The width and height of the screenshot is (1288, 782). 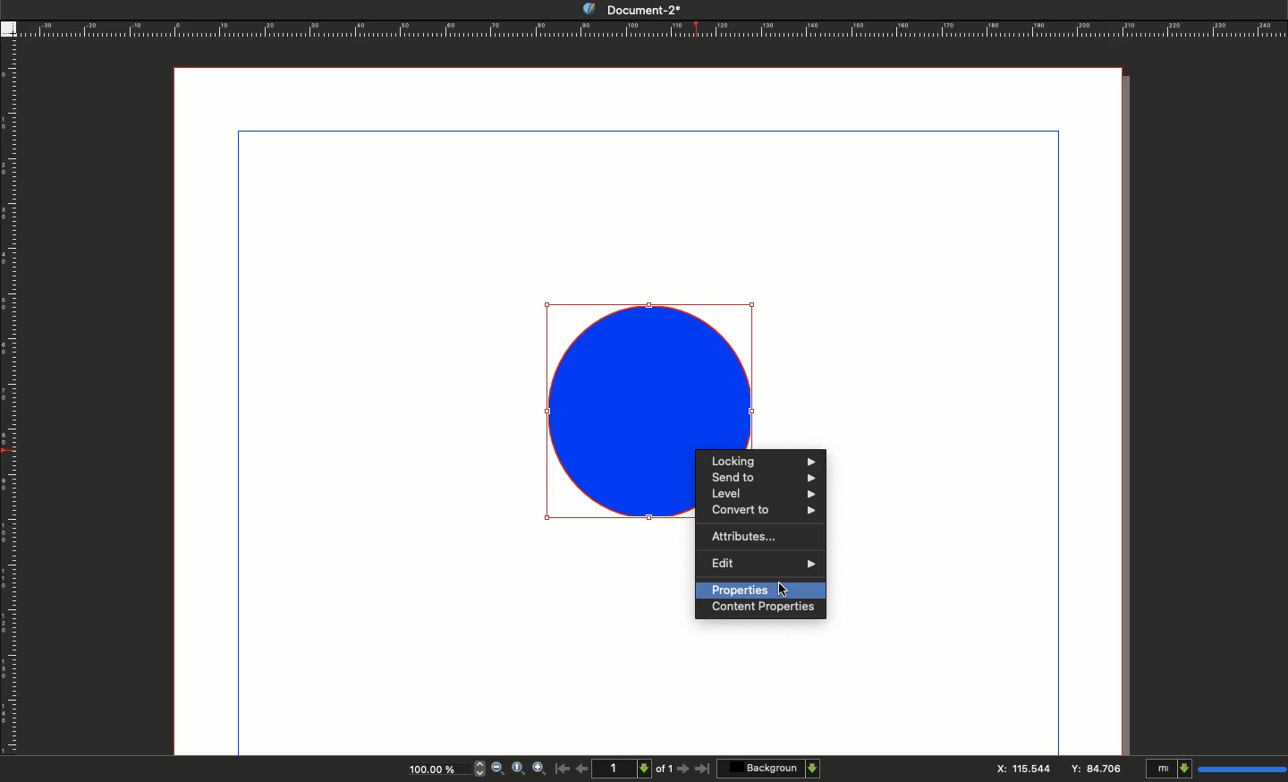 What do you see at coordinates (765, 478) in the screenshot?
I see `Send to` at bounding box center [765, 478].